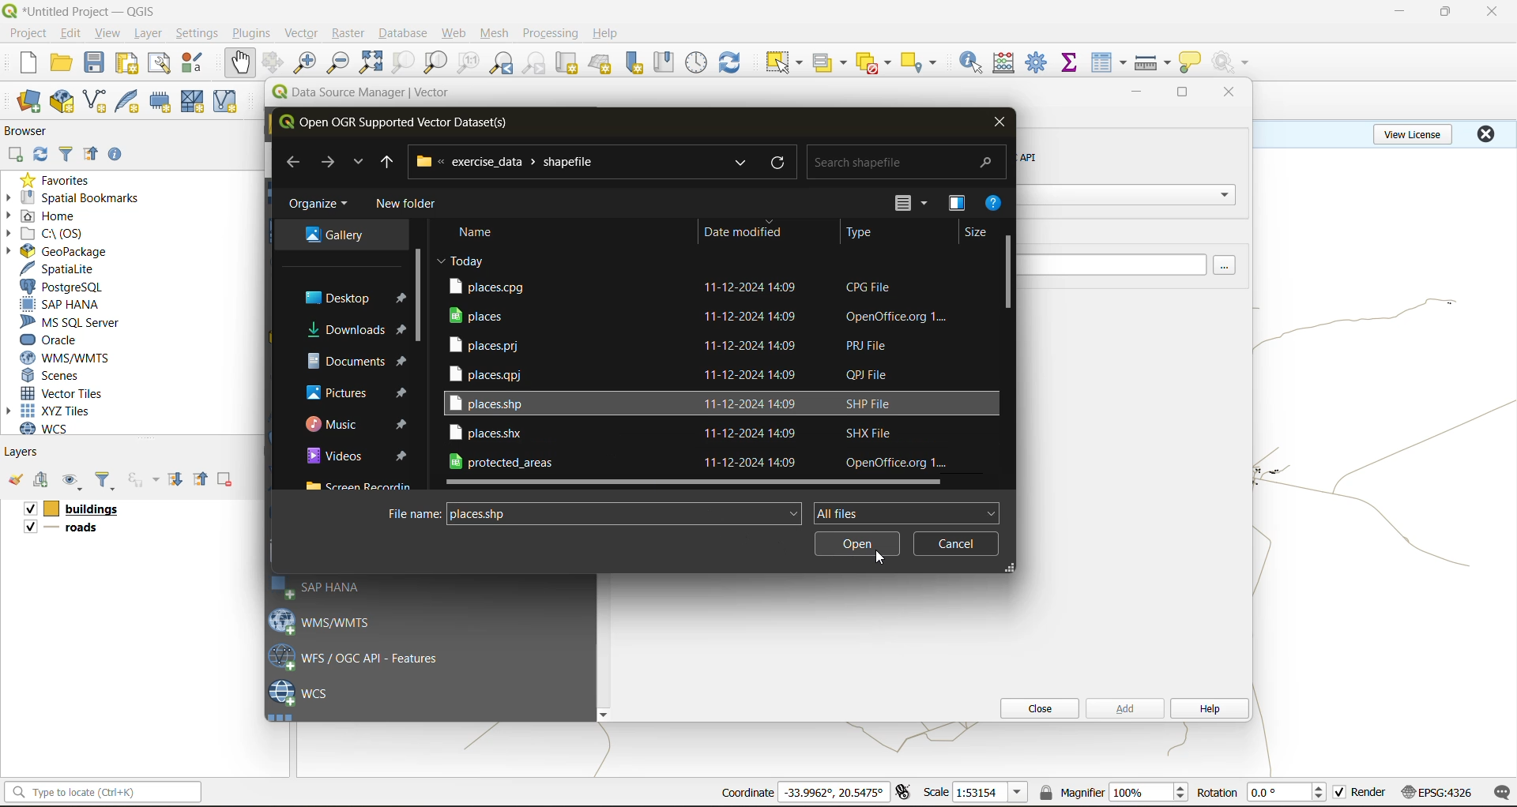  I want to click on spatial bookmarks, so click(73, 198).